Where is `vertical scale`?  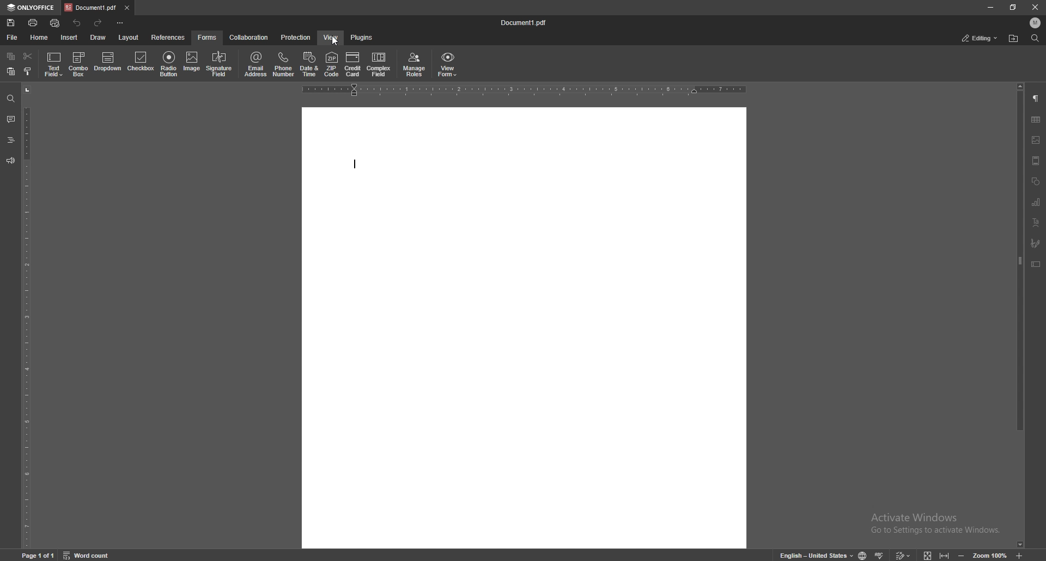
vertical scale is located at coordinates (27, 316).